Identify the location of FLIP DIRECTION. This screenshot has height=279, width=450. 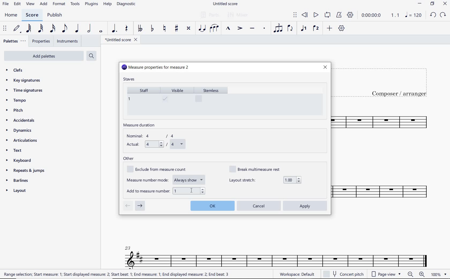
(290, 29).